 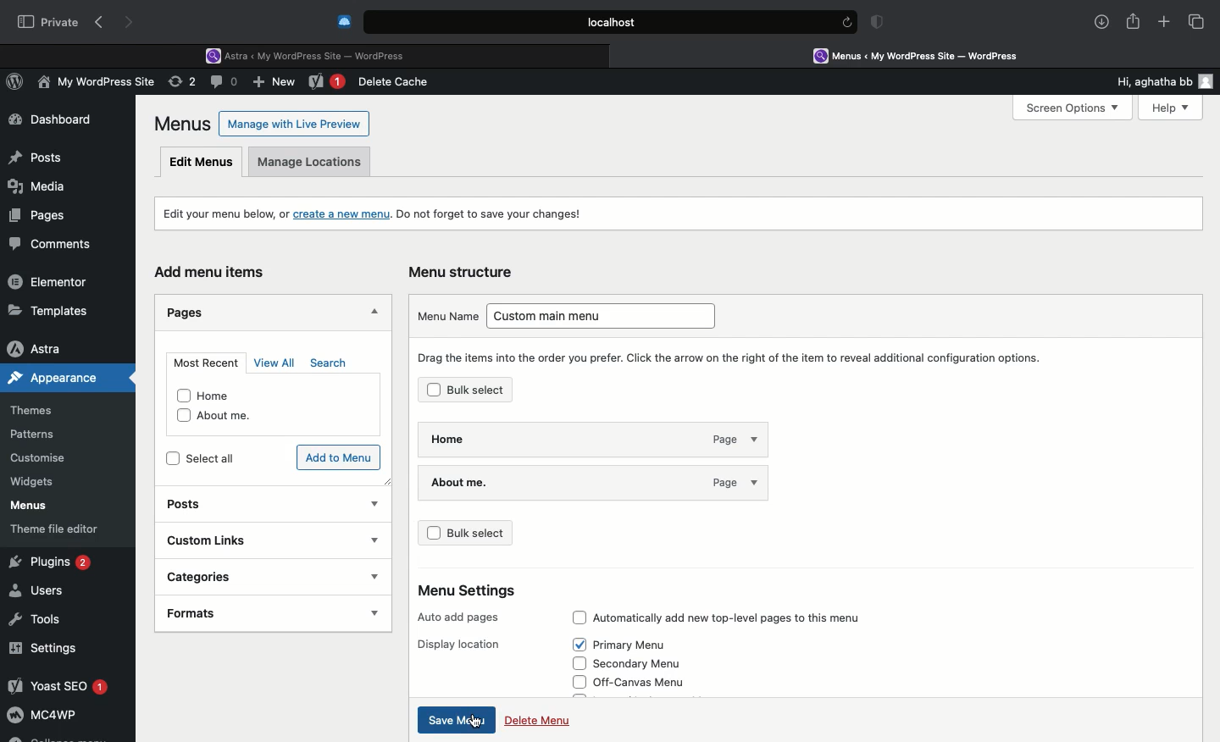 What do you see at coordinates (26, 506) in the screenshot?
I see `Menus` at bounding box center [26, 506].